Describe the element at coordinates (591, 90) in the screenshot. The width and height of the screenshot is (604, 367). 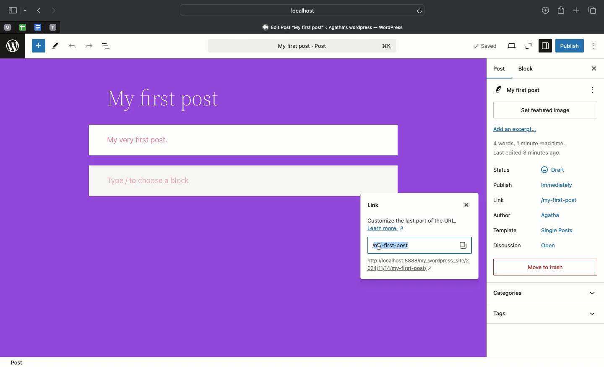
I see `Actions` at that location.